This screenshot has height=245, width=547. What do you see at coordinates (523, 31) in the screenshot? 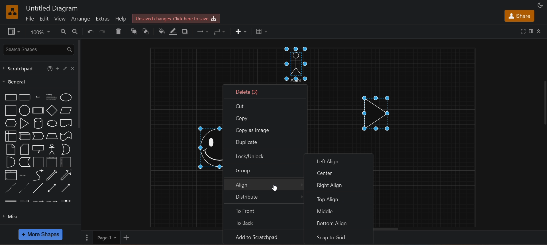
I see `fullscreen` at bounding box center [523, 31].